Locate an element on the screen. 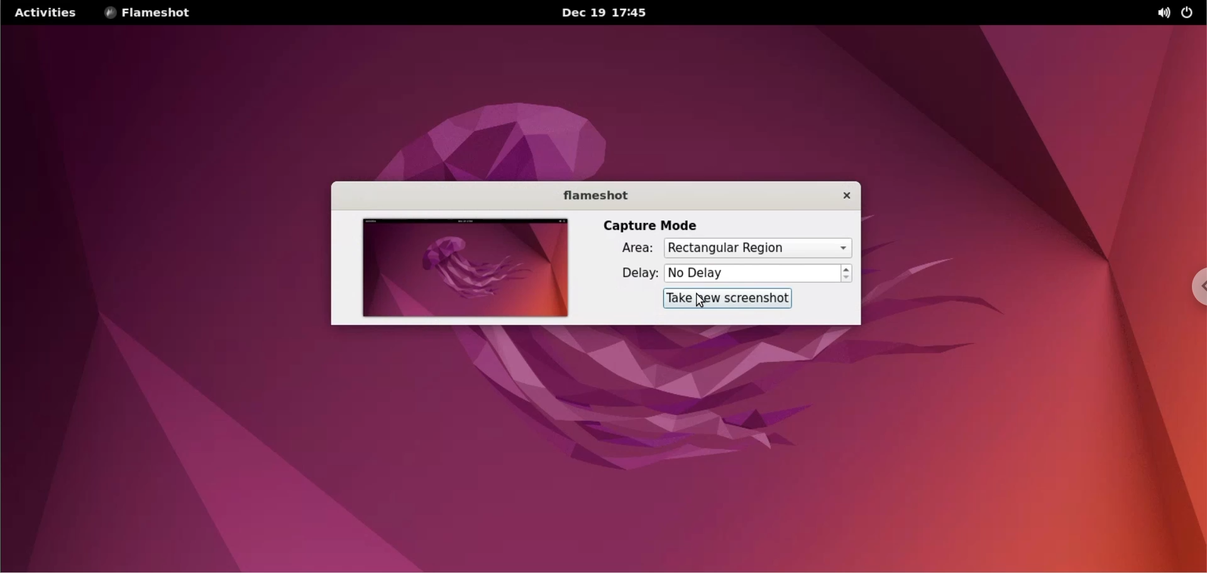 The image size is (1207, 573). chrome options is located at coordinates (1192, 290).